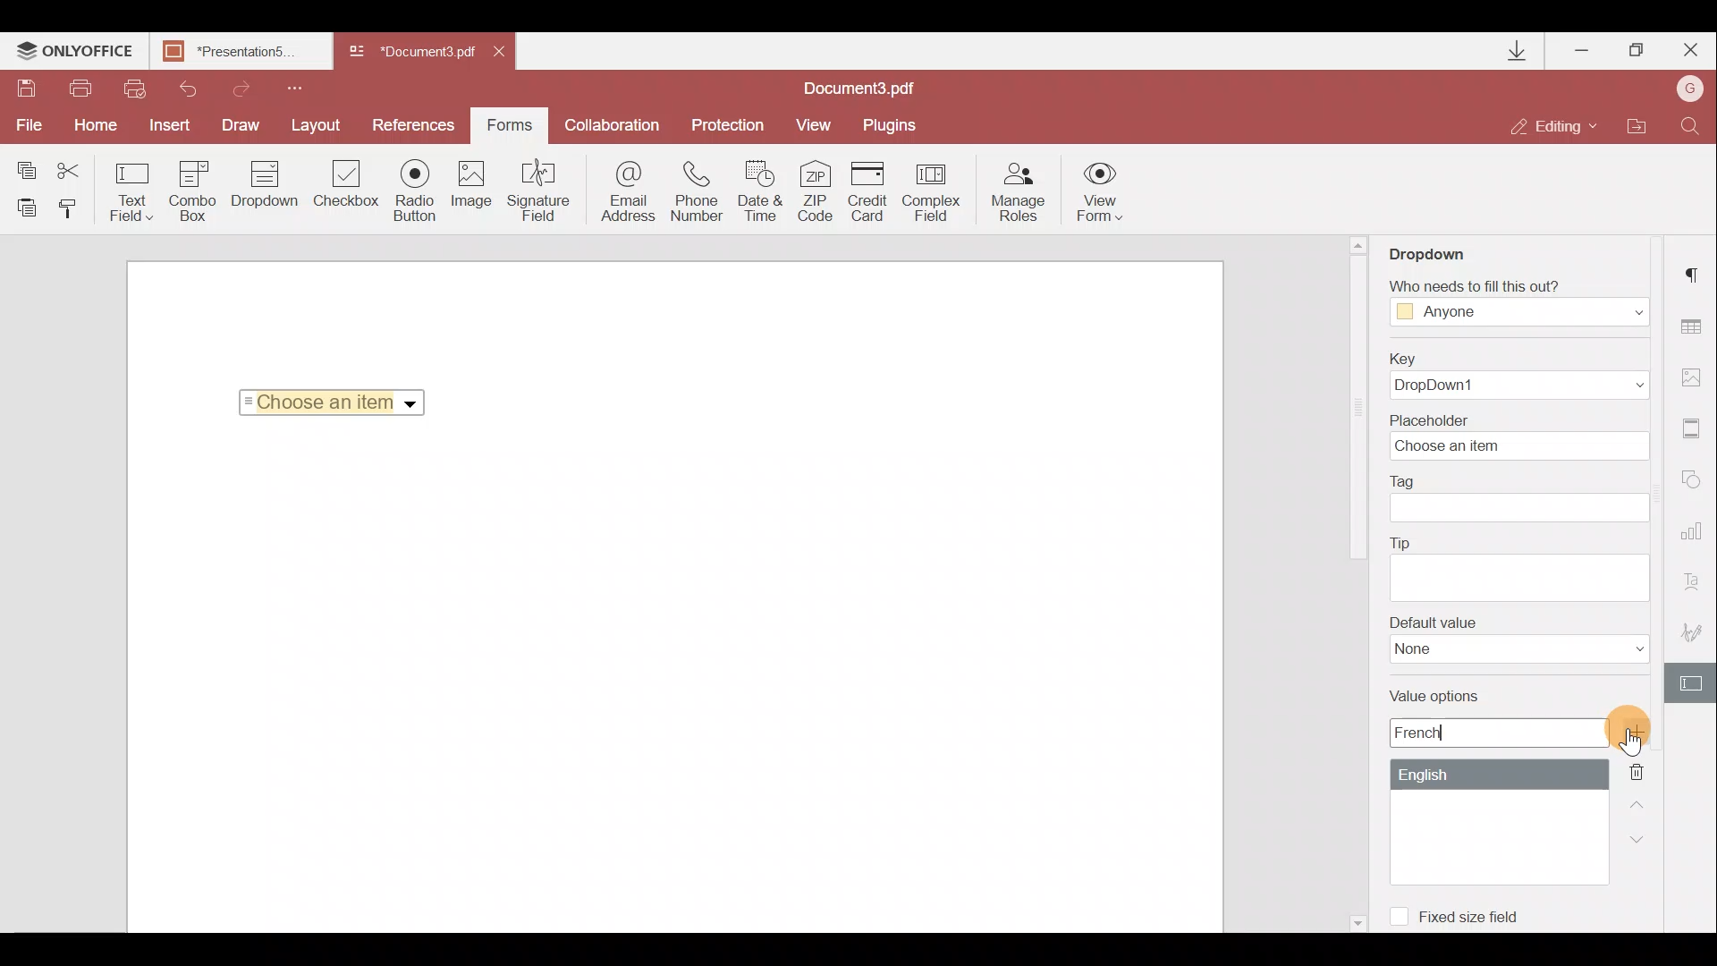 Image resolution: width=1717 pixels, height=966 pixels. What do you see at coordinates (1647, 770) in the screenshot?
I see `Delete` at bounding box center [1647, 770].